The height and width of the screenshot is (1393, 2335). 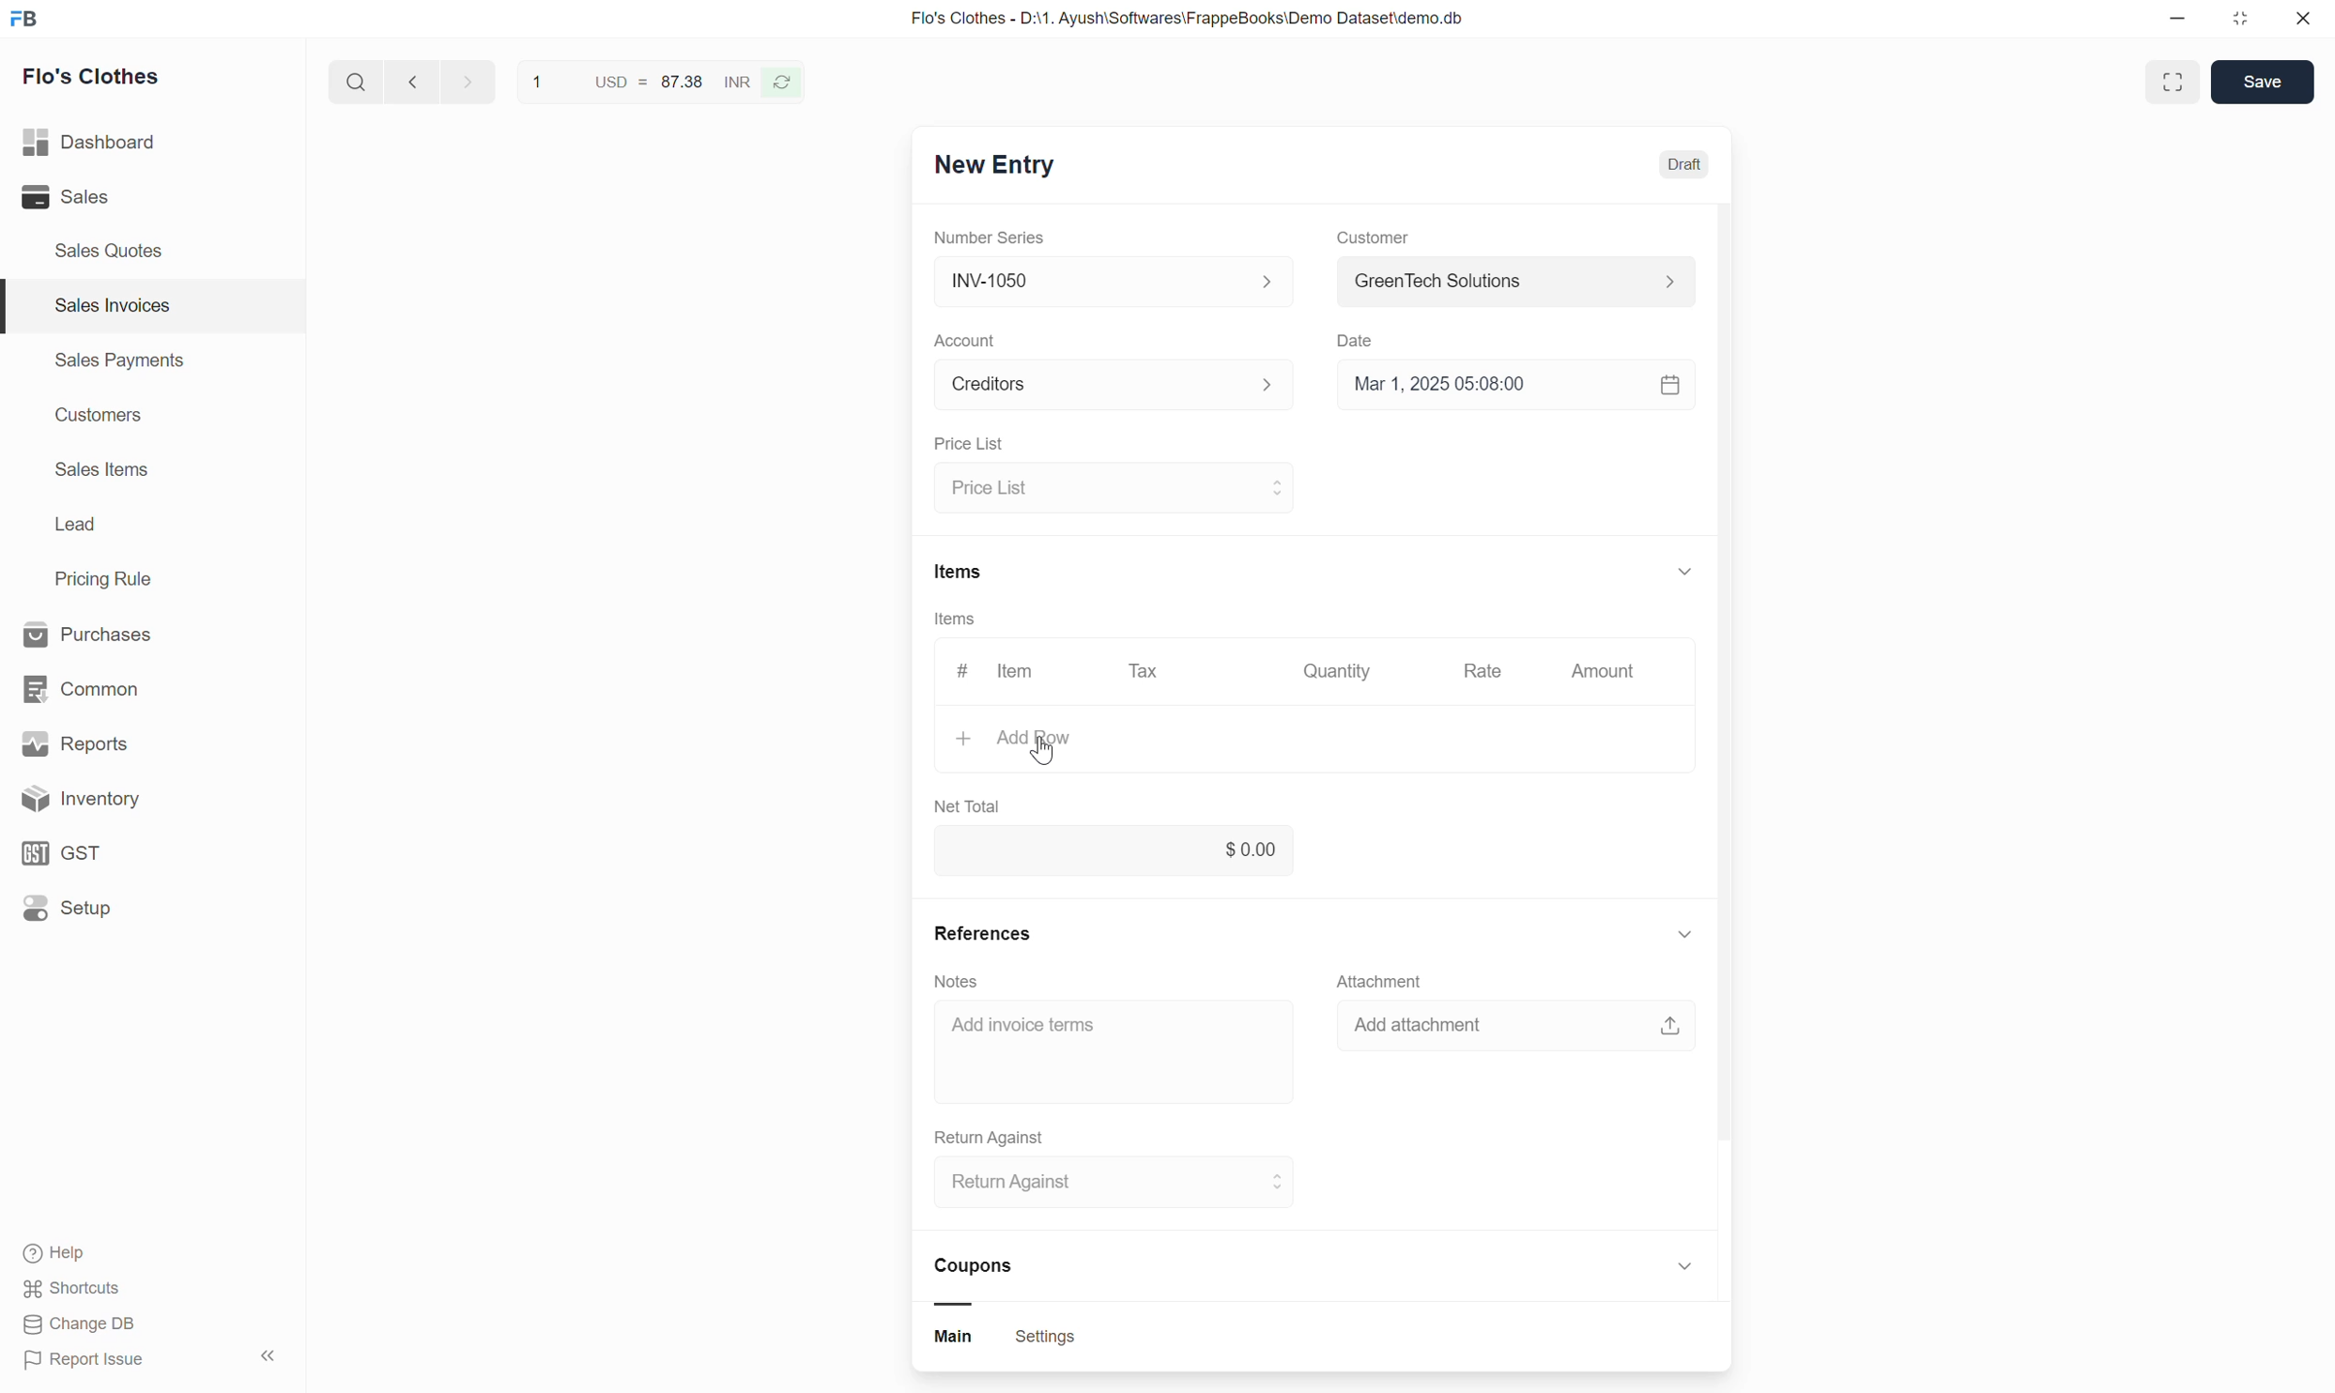 I want to click on Attachment, so click(x=1386, y=981).